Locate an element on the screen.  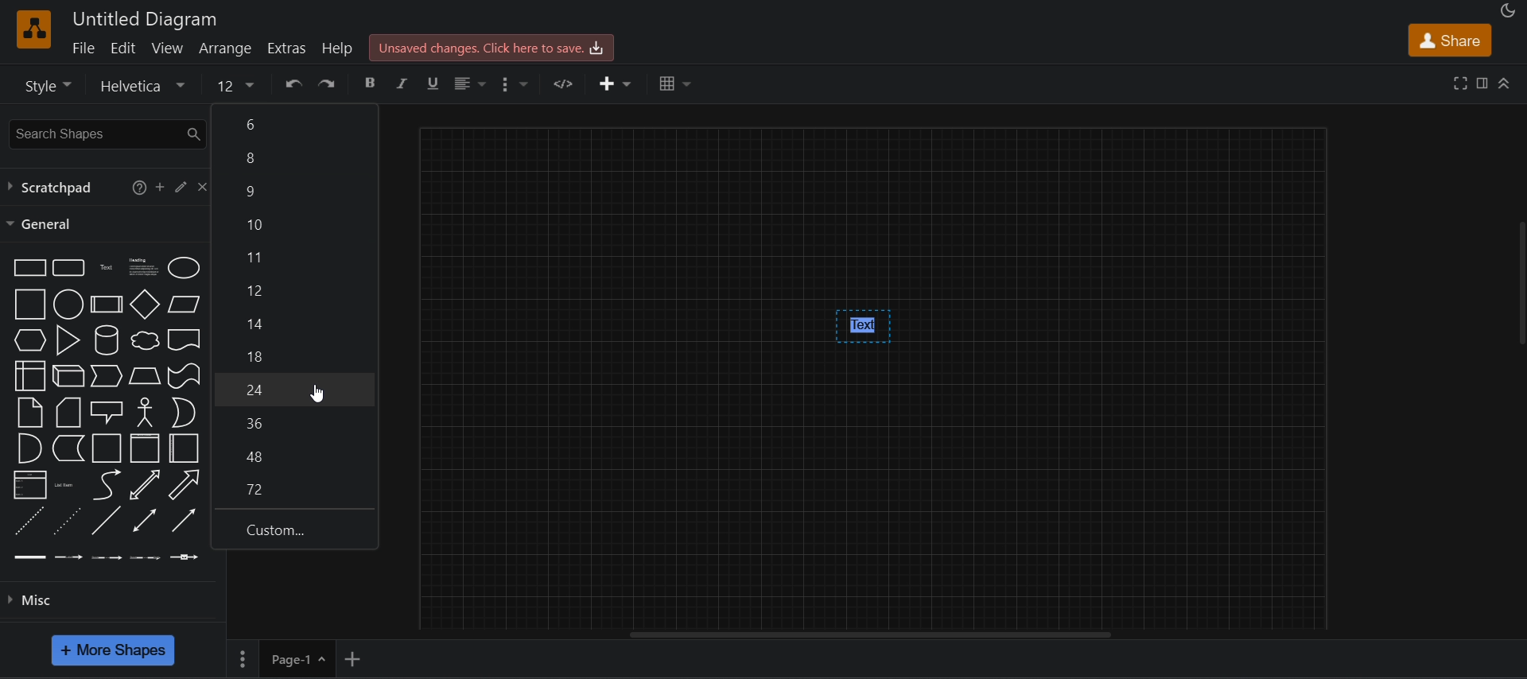
Connector with labels is located at coordinates (68, 557).